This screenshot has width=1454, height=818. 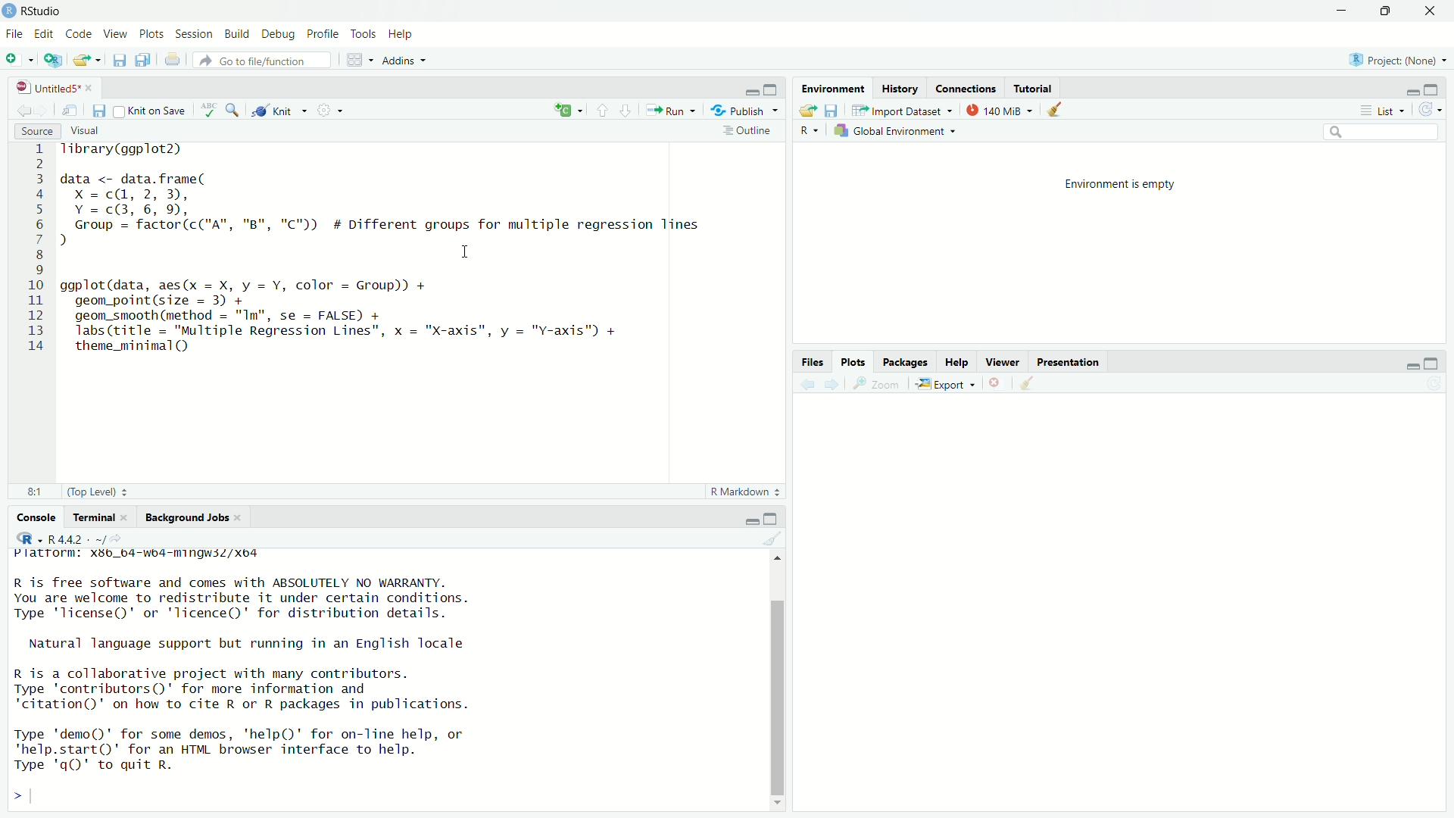 What do you see at coordinates (944, 384) in the screenshot?
I see `Export «` at bounding box center [944, 384].